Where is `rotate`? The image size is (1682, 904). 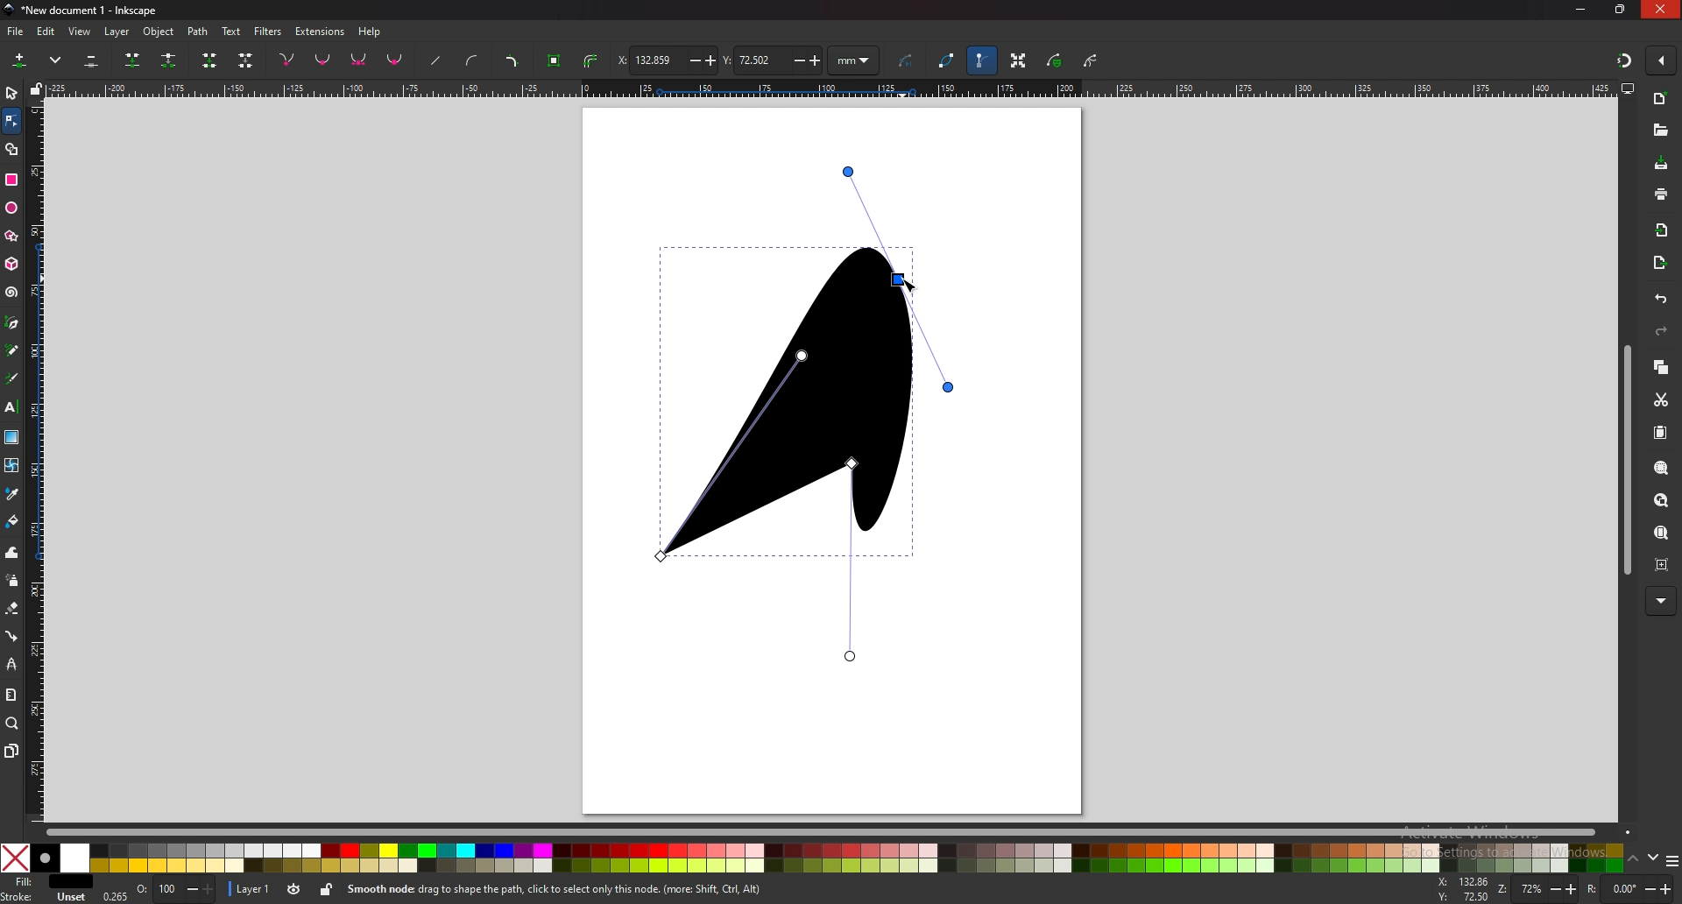 rotate is located at coordinates (1630, 888).